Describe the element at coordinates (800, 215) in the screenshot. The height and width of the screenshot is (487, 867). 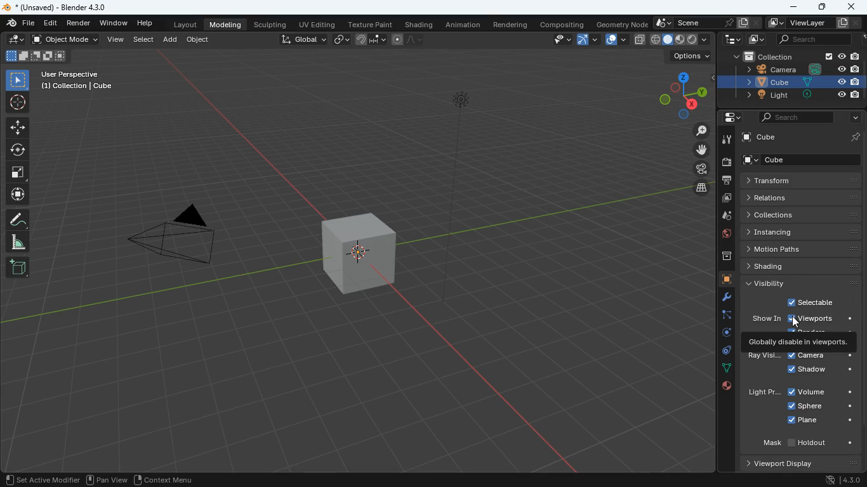
I see `collections` at that location.